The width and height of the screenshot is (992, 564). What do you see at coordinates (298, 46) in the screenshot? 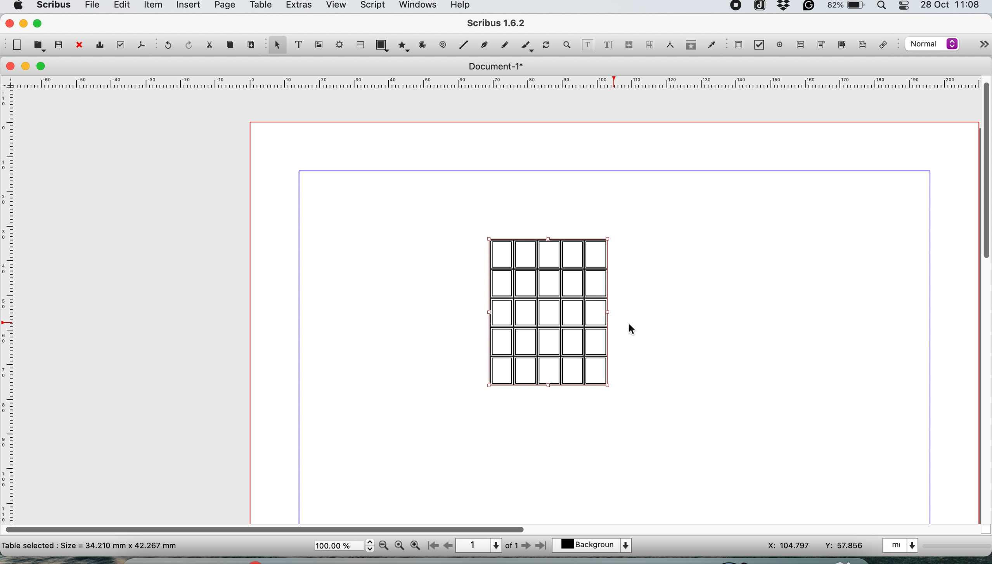
I see `text frame` at bounding box center [298, 46].